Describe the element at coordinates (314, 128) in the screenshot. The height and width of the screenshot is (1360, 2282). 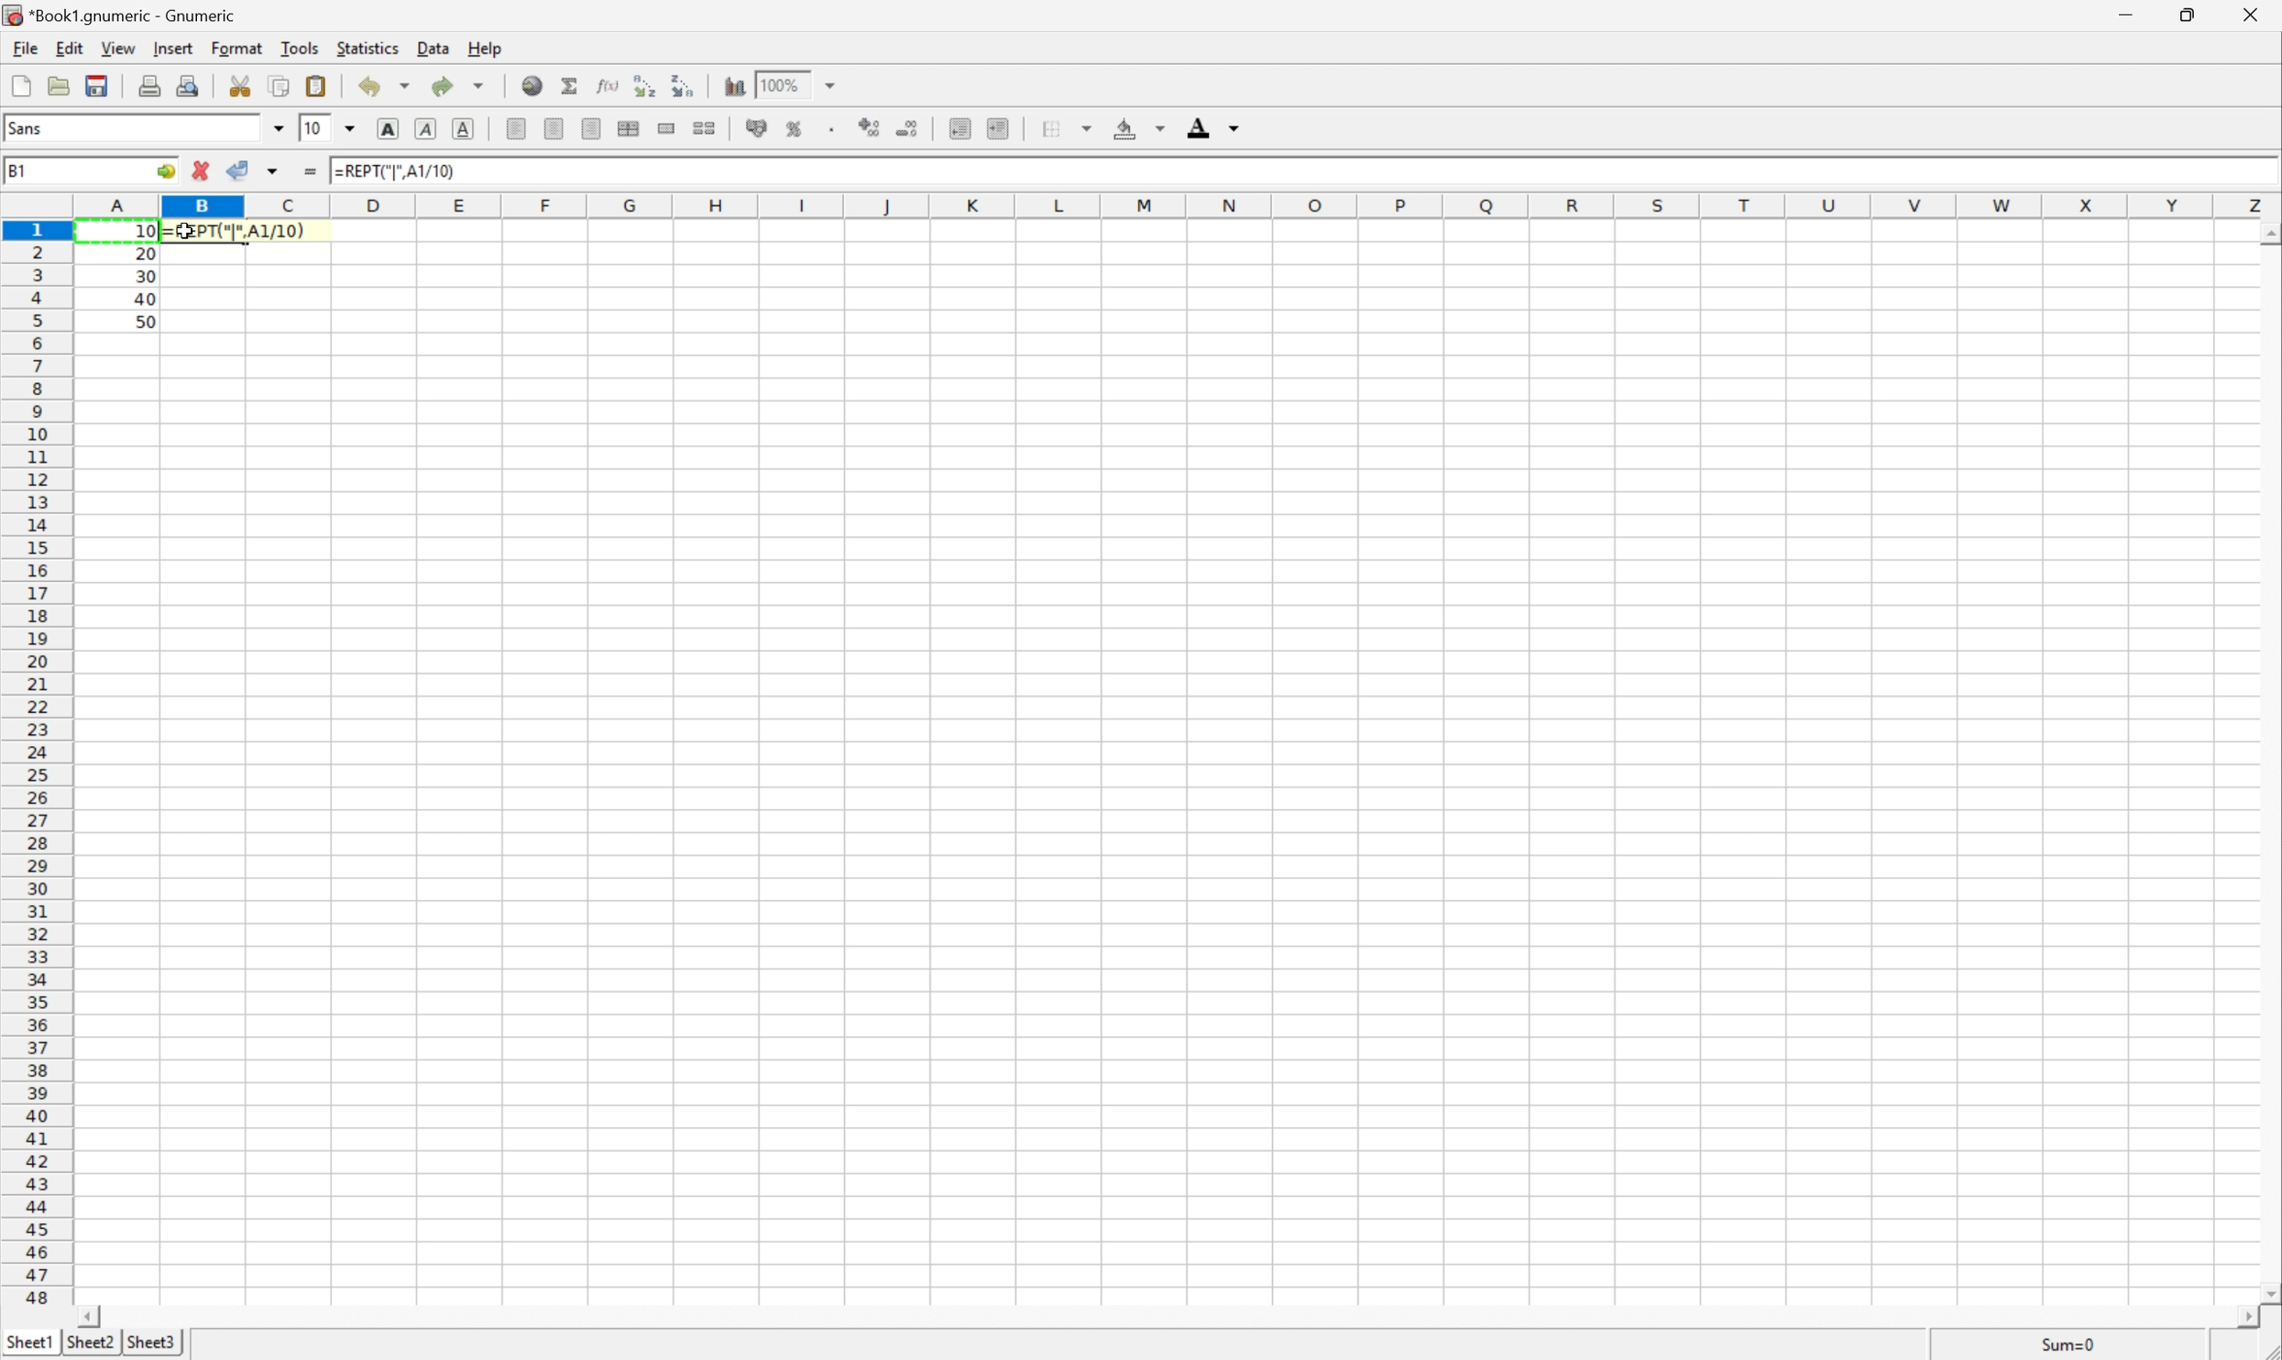
I see `10` at that location.